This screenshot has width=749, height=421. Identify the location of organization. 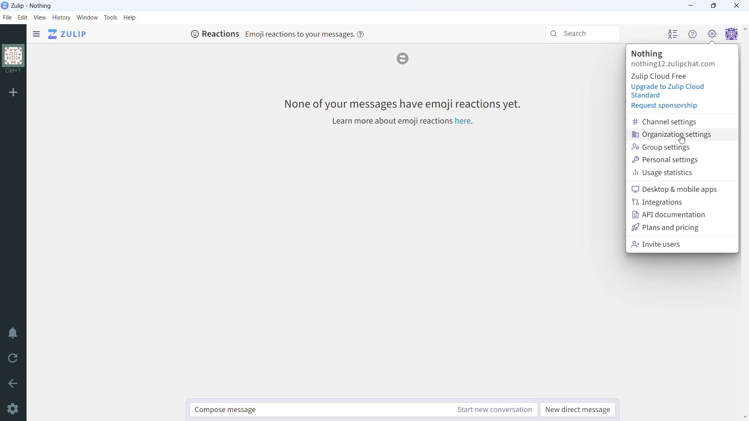
(13, 60).